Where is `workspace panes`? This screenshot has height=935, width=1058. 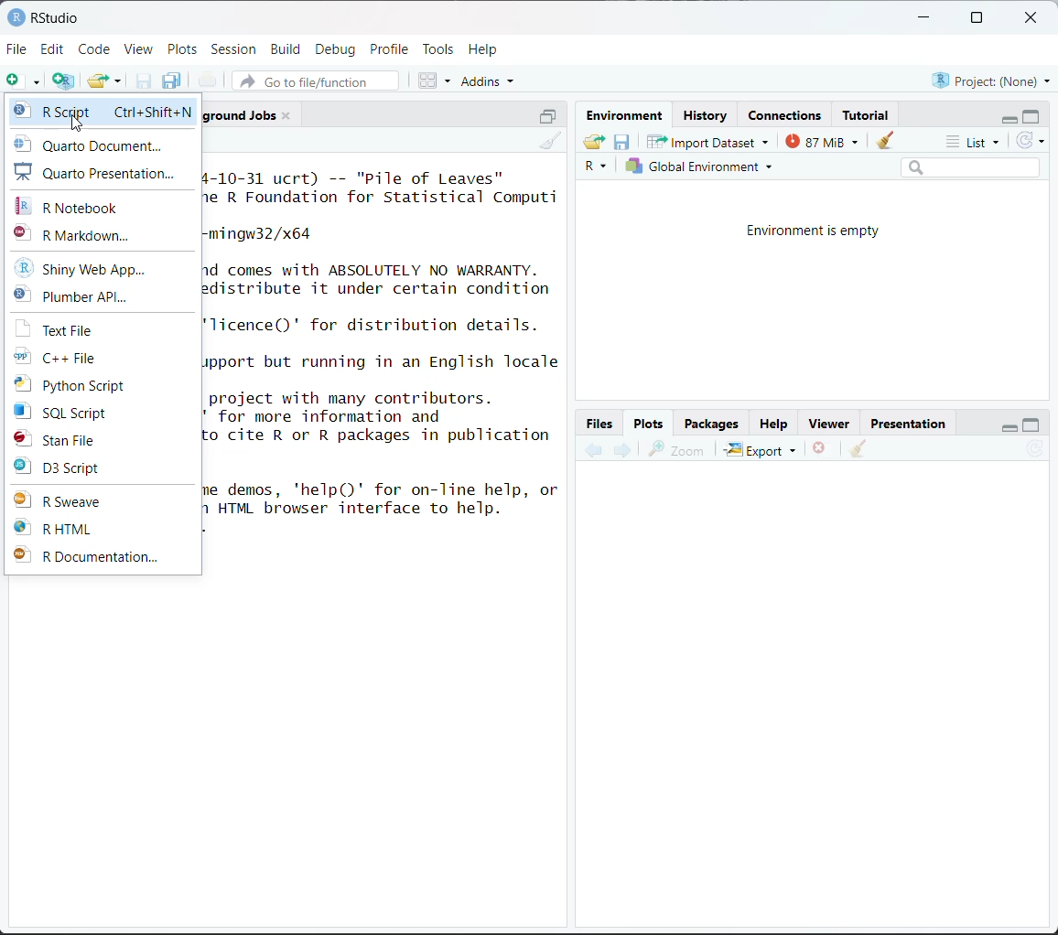 workspace panes is located at coordinates (436, 80).